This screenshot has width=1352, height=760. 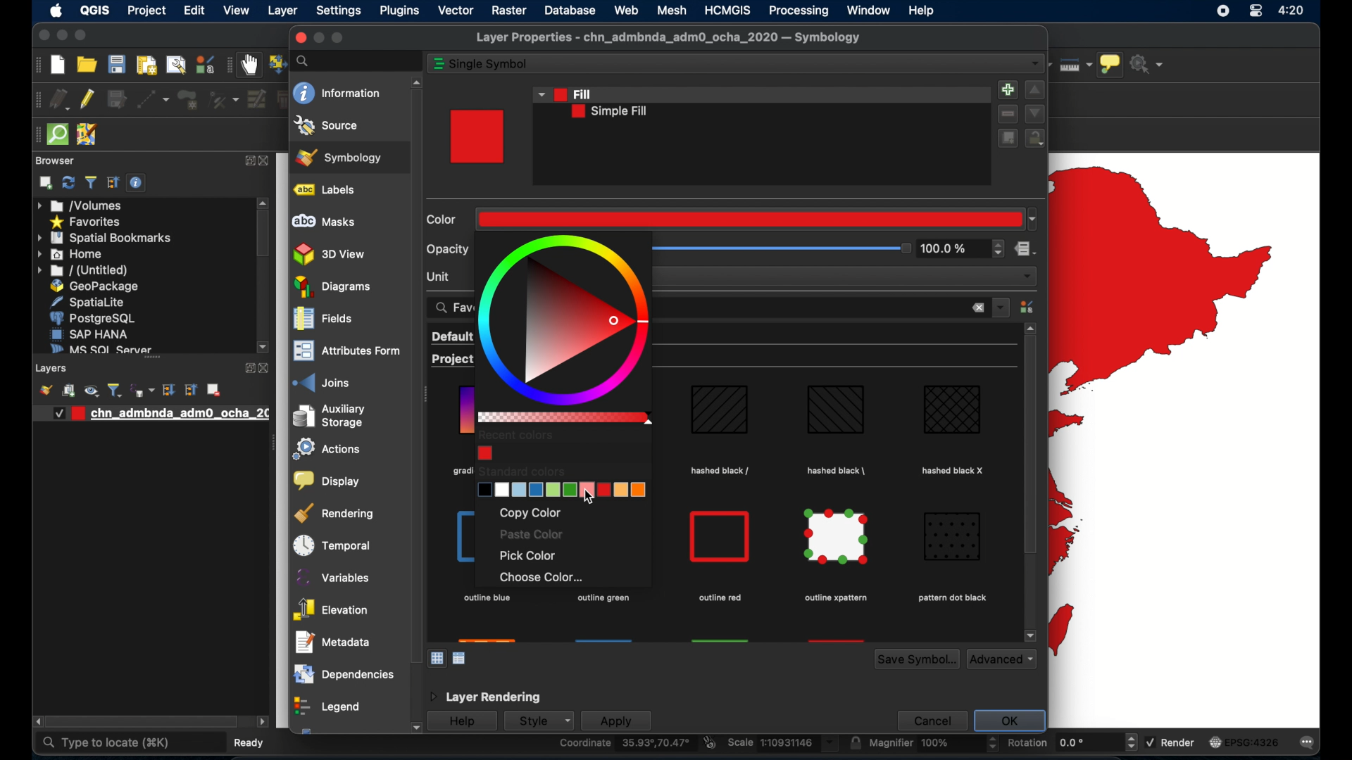 What do you see at coordinates (625, 745) in the screenshot?
I see `Coordinate 35.93°,70.47°` at bounding box center [625, 745].